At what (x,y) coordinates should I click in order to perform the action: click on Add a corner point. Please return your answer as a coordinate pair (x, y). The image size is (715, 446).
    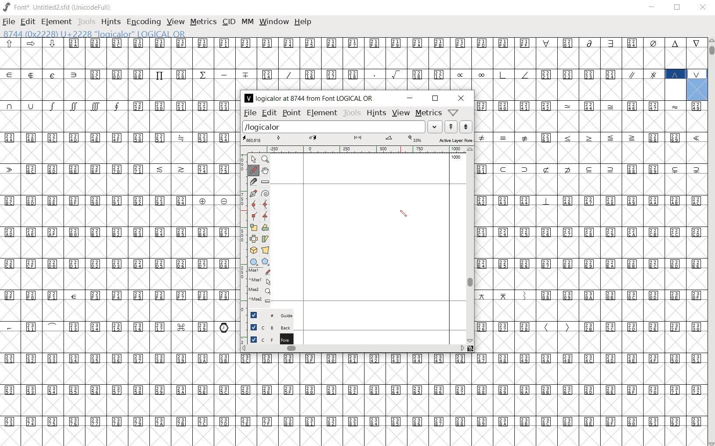
    Looking at the image, I should click on (265, 216).